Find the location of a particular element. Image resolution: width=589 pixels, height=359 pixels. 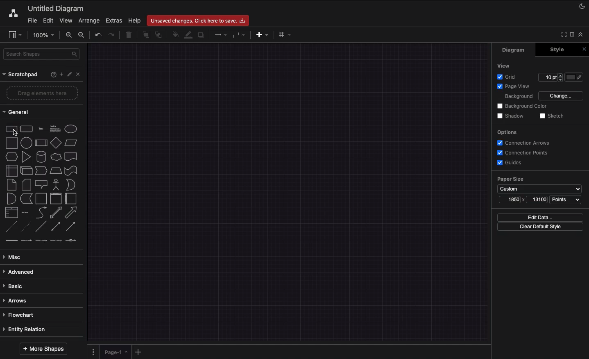

Help is located at coordinates (134, 20).